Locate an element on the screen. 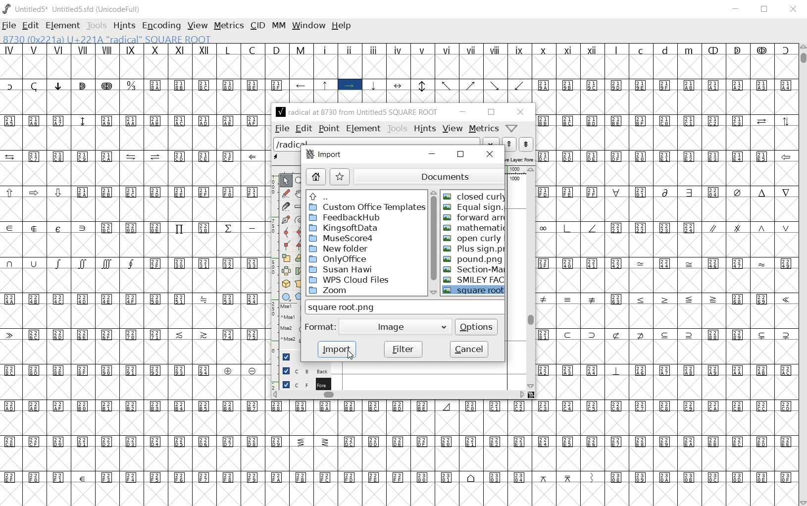  forward arrow is located at coordinates (474, 218).